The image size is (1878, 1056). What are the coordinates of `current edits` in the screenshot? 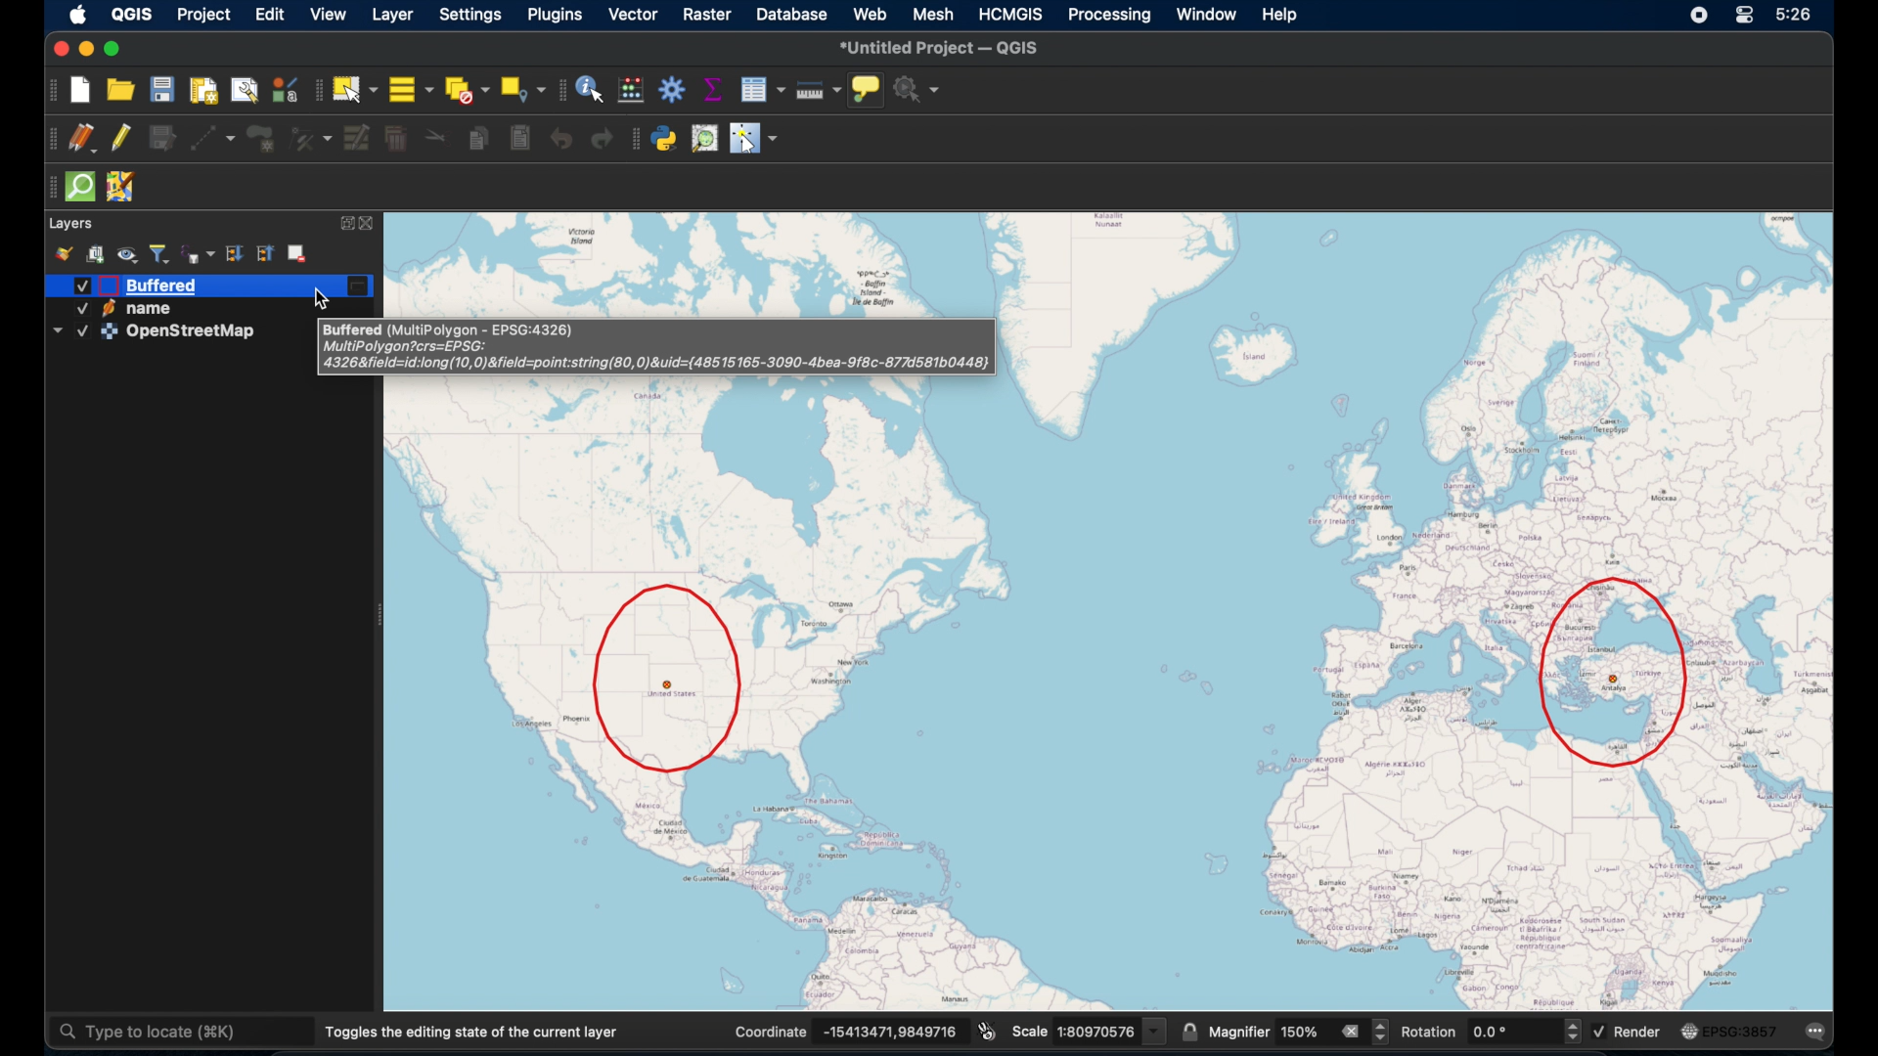 It's located at (83, 139).